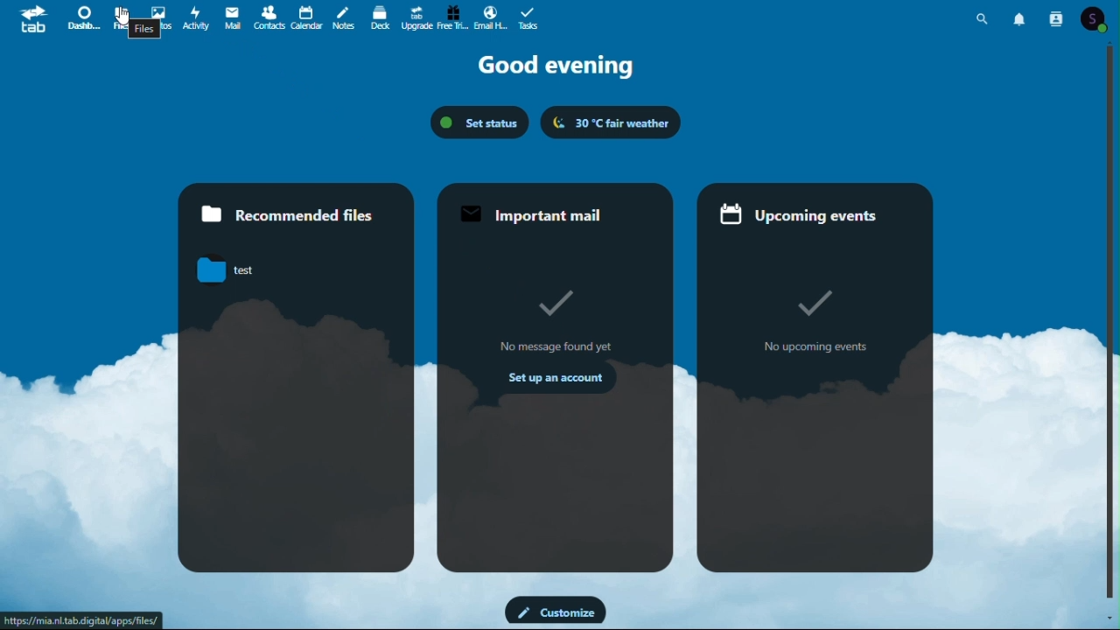  I want to click on vertical scroll bar, so click(1113, 326).